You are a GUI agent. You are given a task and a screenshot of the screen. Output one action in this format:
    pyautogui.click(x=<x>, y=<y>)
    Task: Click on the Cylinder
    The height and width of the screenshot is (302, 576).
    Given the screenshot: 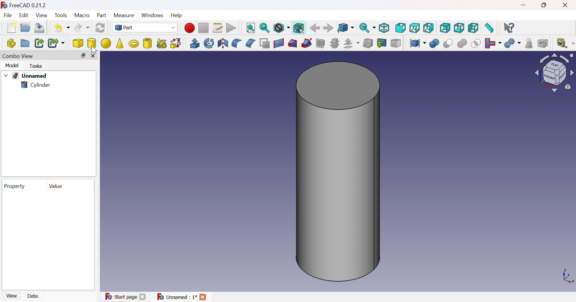 What is the action you would take?
    pyautogui.click(x=338, y=171)
    